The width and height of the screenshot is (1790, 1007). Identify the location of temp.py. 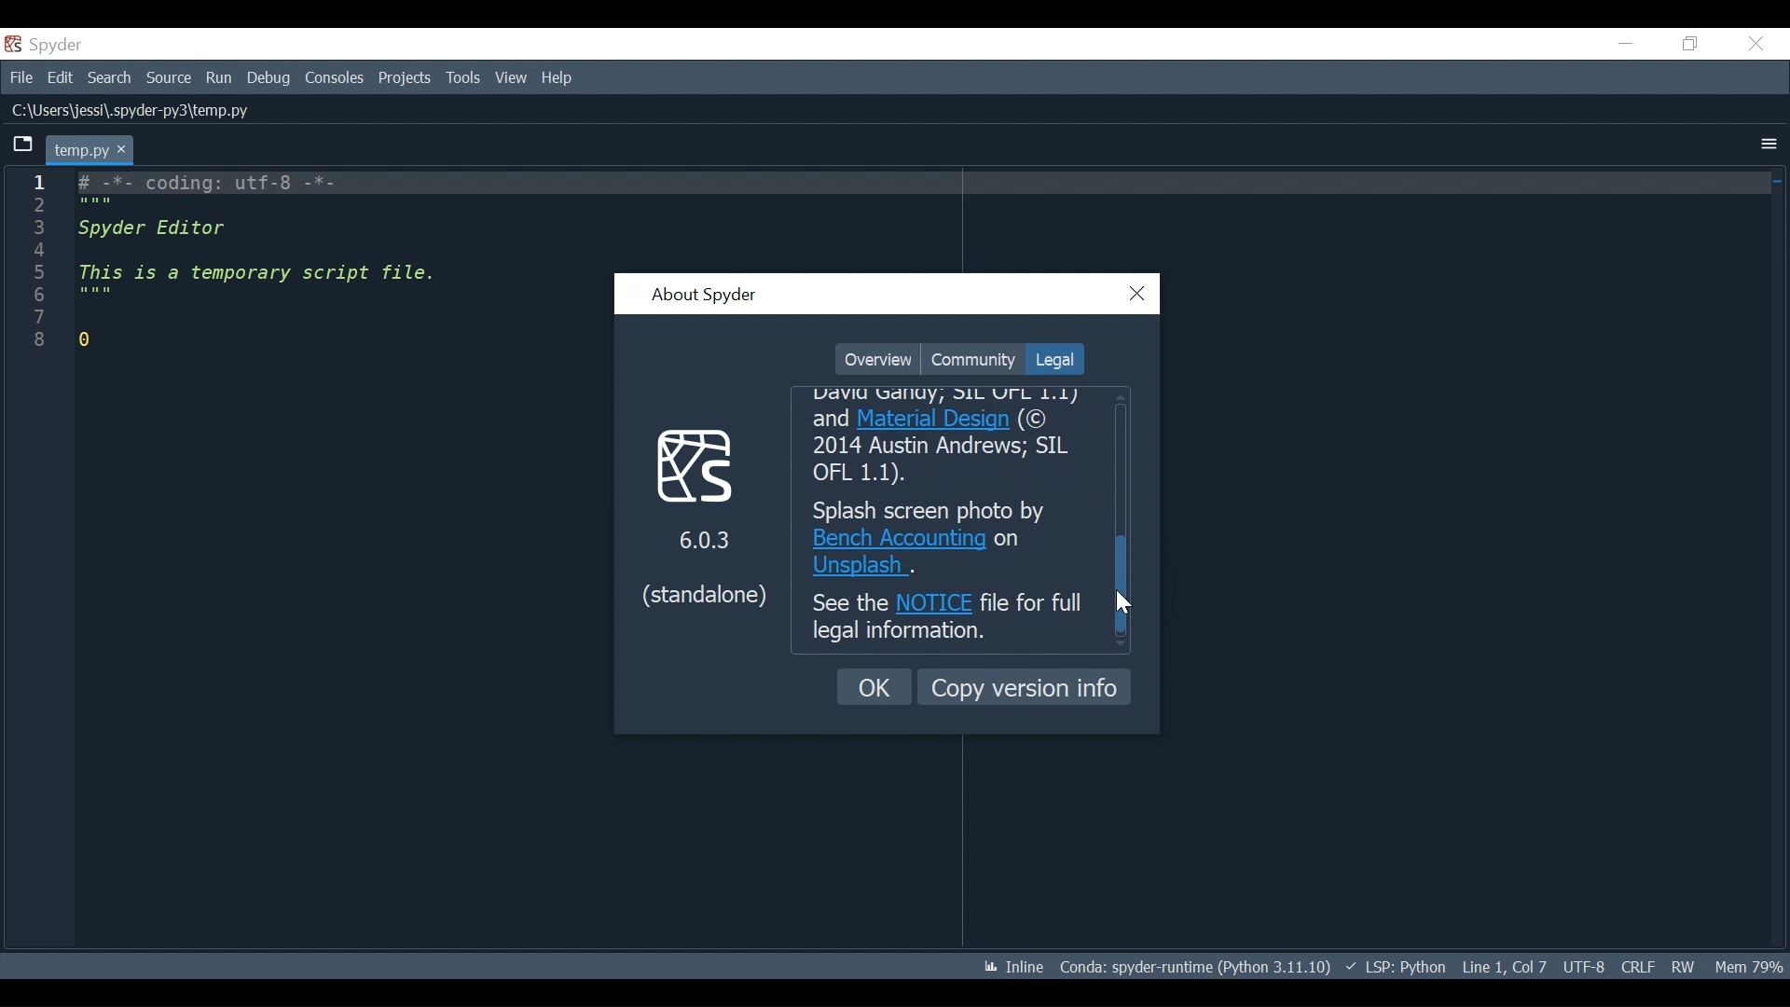
(95, 149).